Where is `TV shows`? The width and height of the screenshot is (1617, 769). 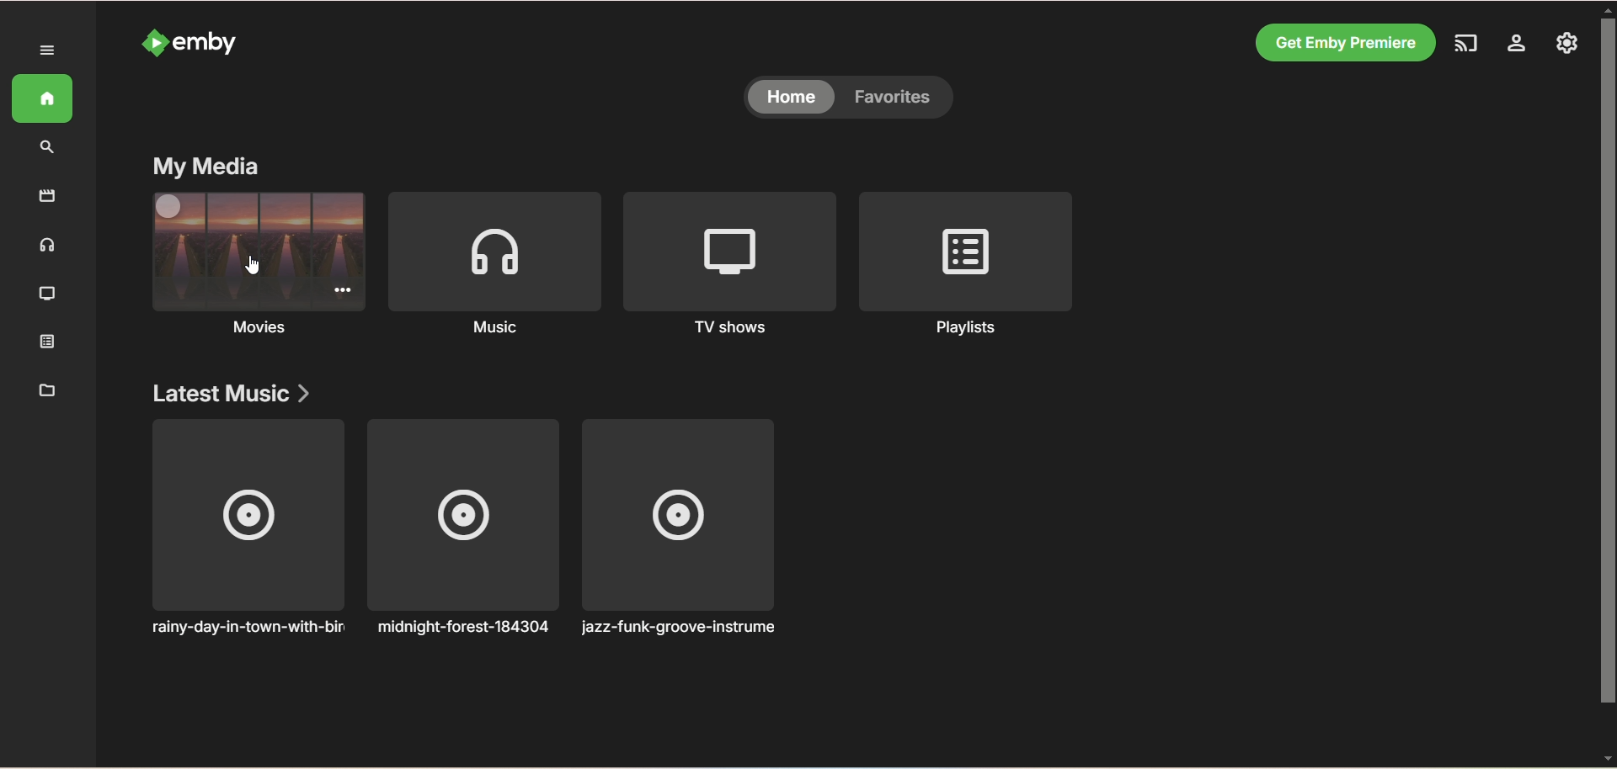
TV shows is located at coordinates (45, 292).